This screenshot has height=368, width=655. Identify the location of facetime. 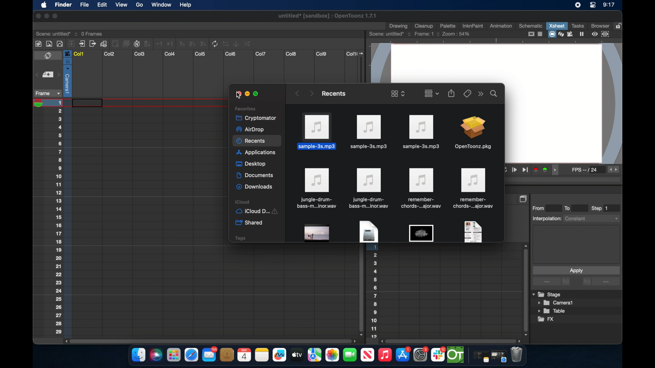
(350, 354).